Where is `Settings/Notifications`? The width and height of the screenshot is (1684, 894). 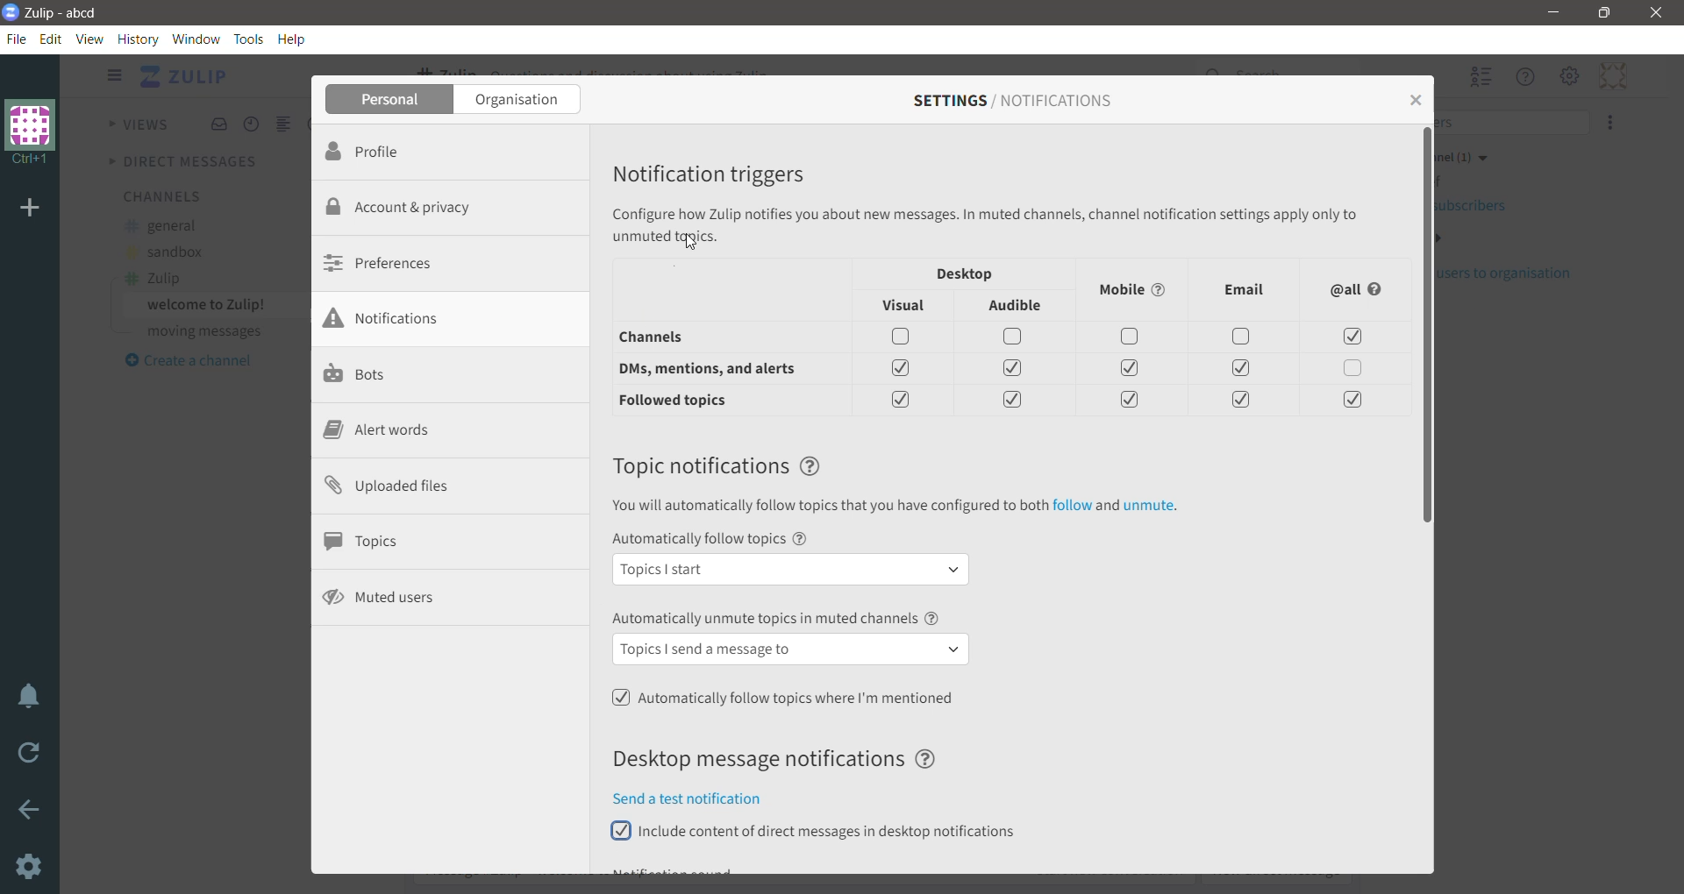
Settings/Notifications is located at coordinates (1012, 101).